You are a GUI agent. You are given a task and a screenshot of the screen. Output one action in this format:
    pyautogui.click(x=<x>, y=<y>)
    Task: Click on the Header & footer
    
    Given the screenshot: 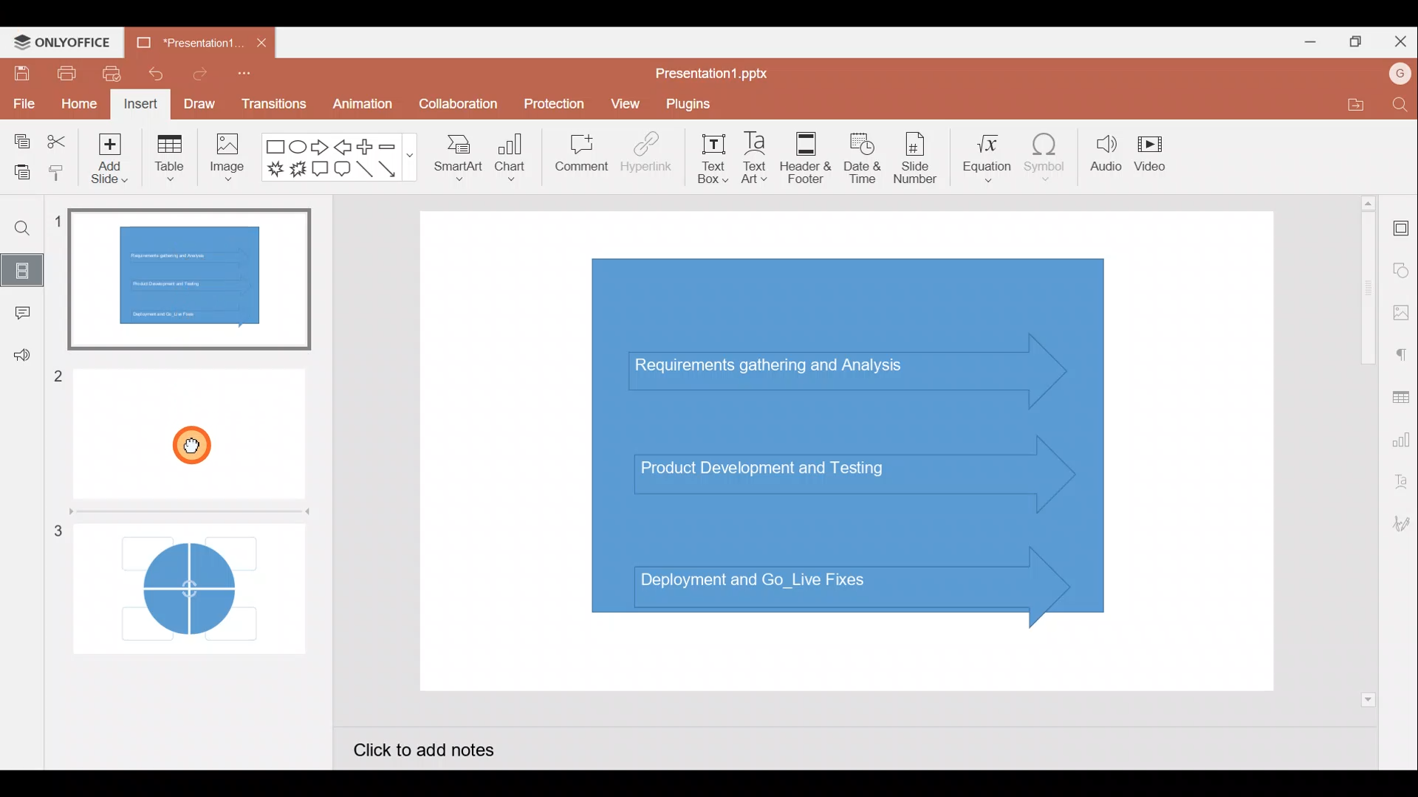 What is the action you would take?
    pyautogui.click(x=809, y=158)
    